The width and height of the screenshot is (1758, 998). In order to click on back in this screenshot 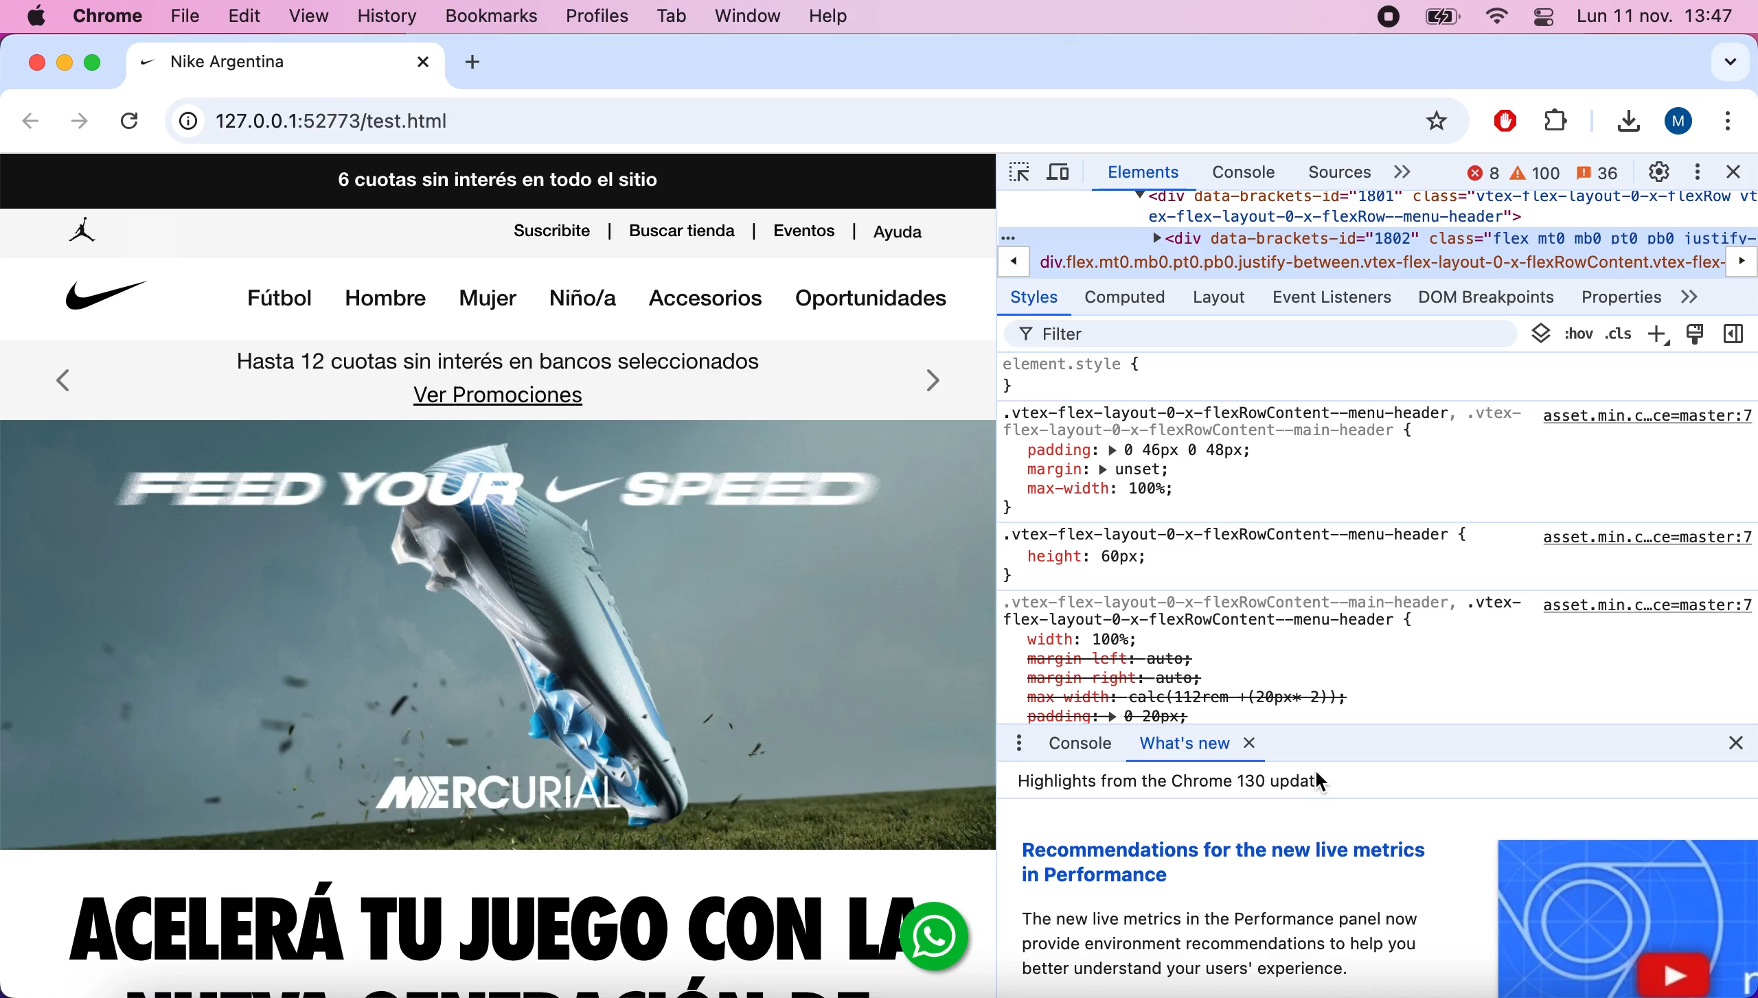, I will do `click(32, 124)`.